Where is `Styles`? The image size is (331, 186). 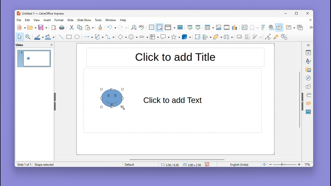
Styles is located at coordinates (309, 61).